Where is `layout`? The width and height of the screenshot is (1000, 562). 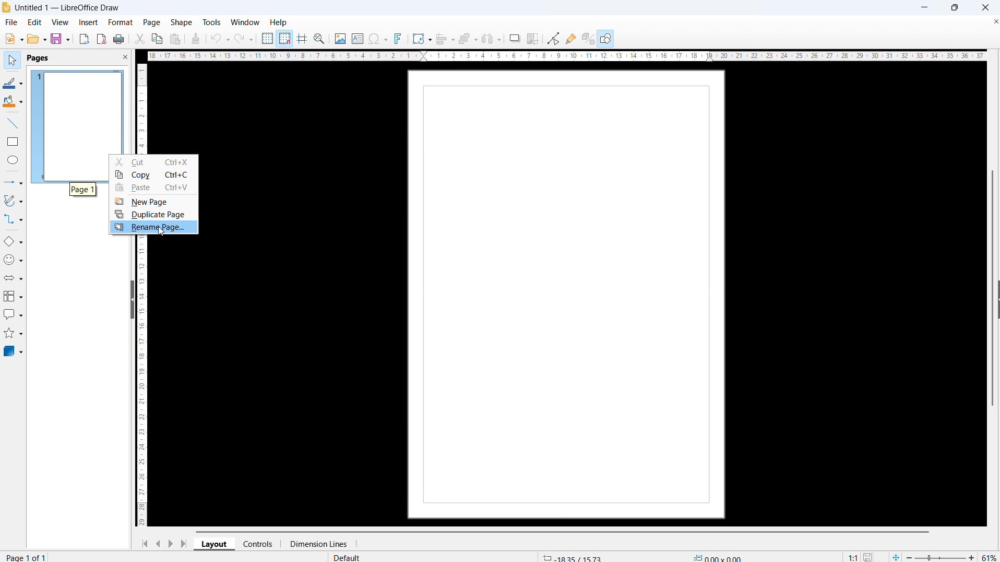 layout is located at coordinates (215, 544).